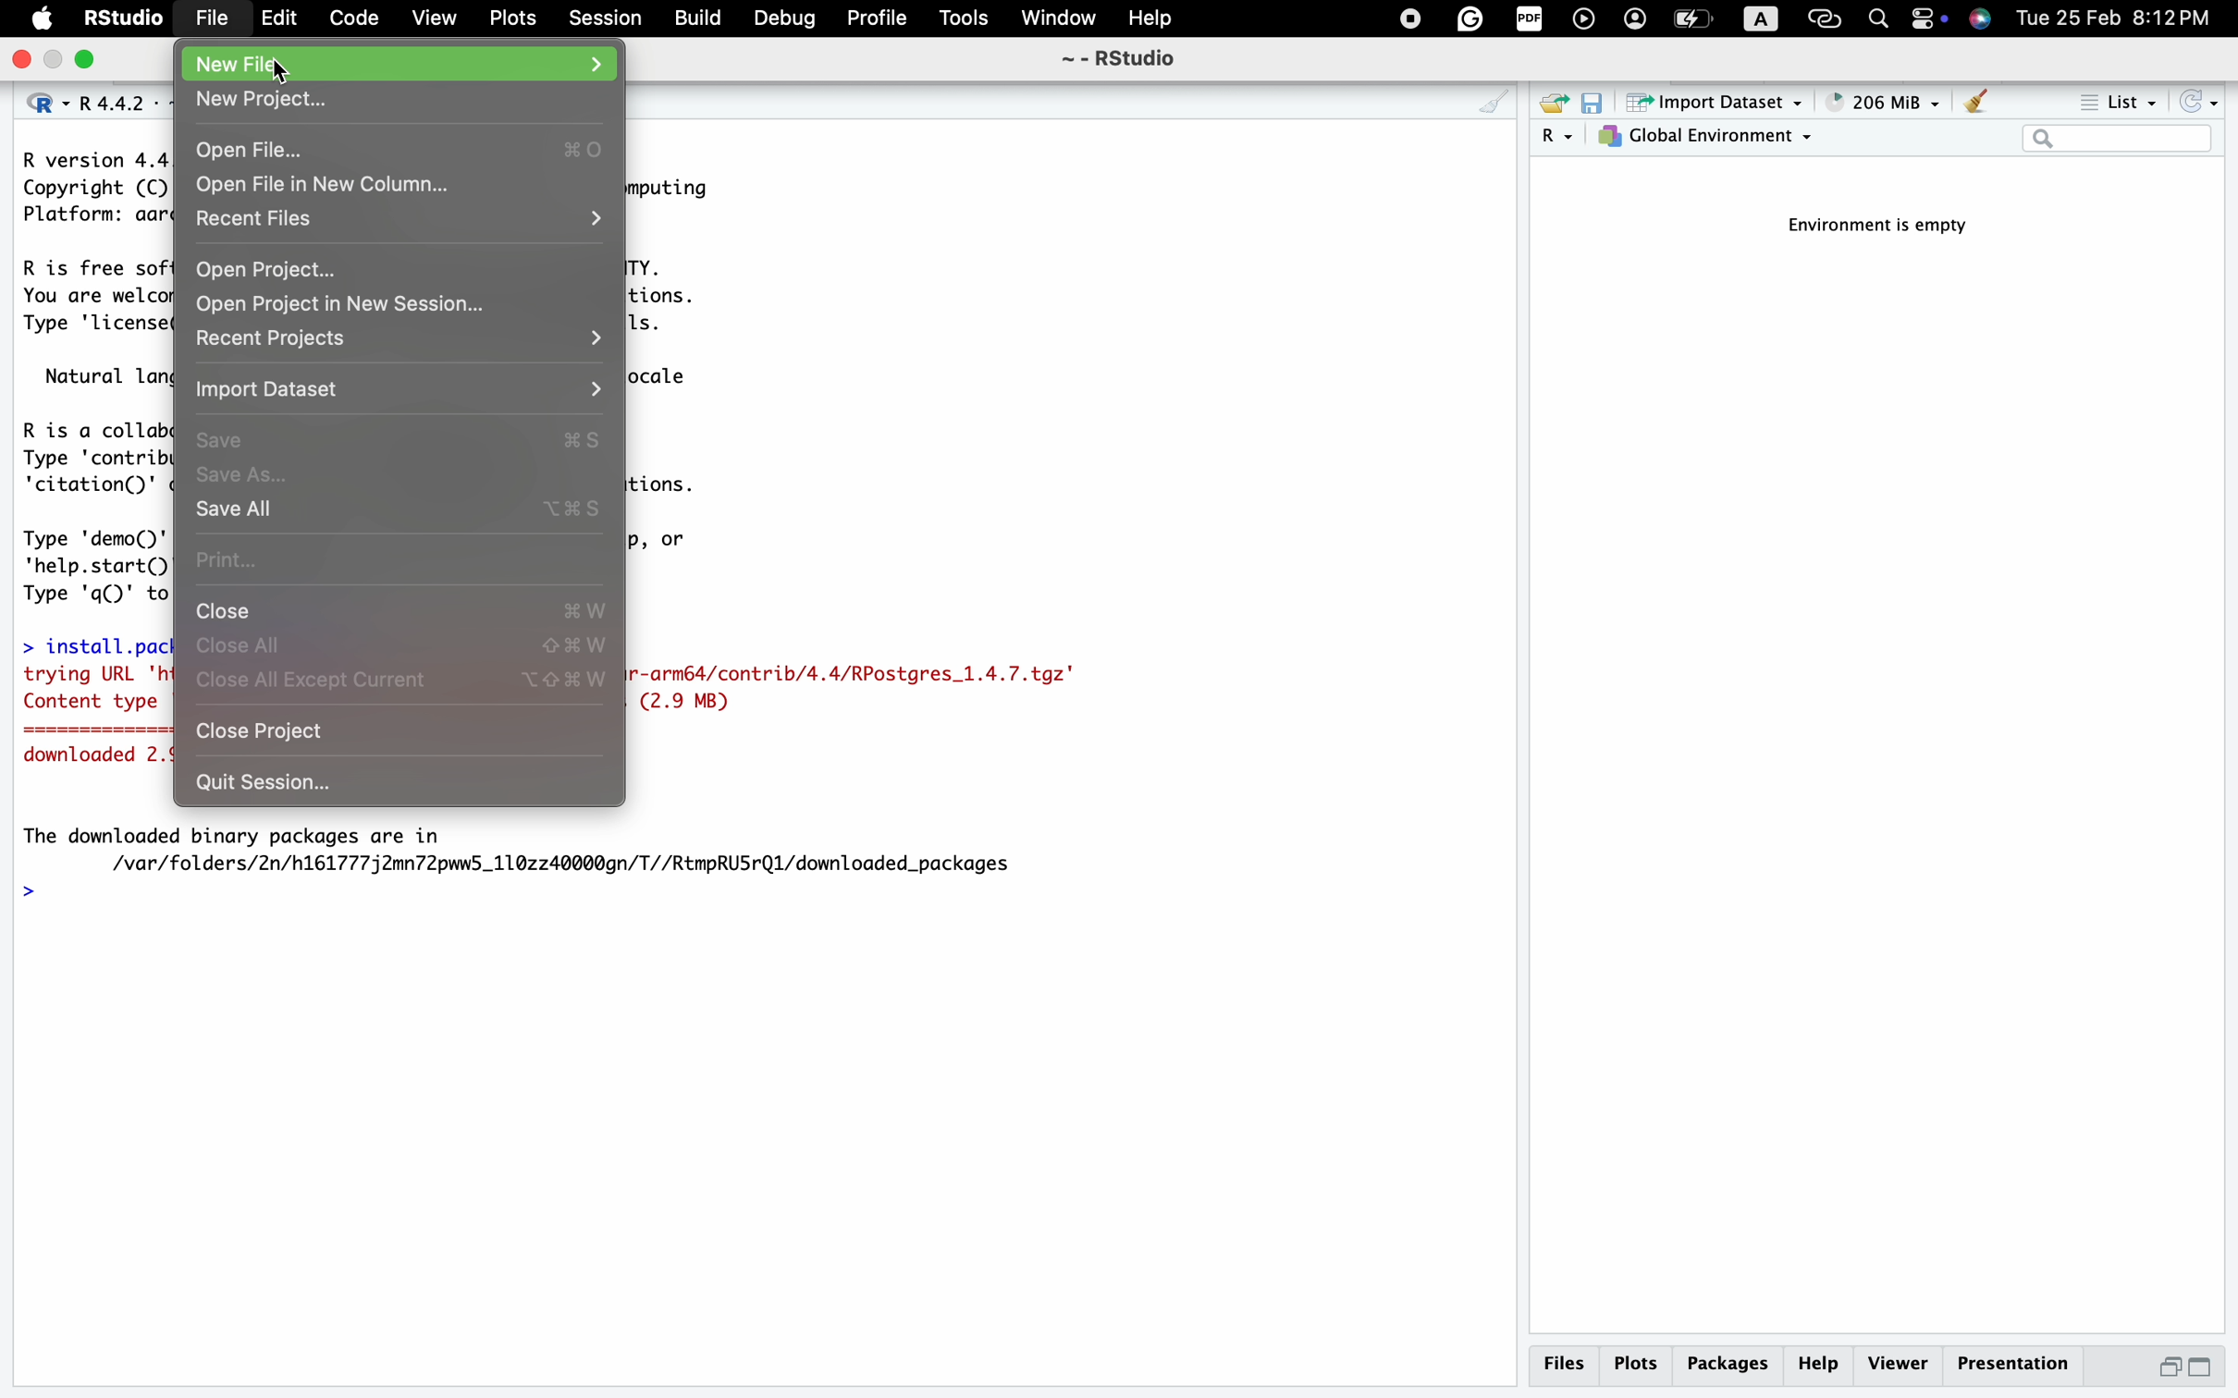  What do you see at coordinates (2202, 105) in the screenshot?
I see `refresh the list of objects in the environment` at bounding box center [2202, 105].